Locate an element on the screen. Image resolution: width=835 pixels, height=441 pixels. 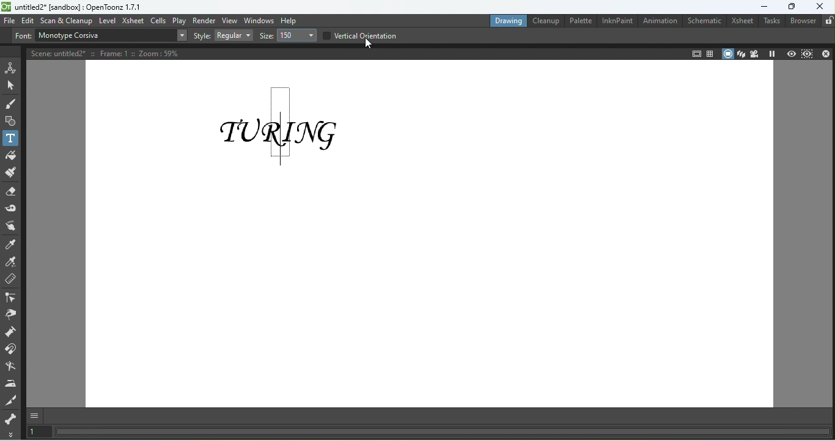
Size is located at coordinates (264, 37).